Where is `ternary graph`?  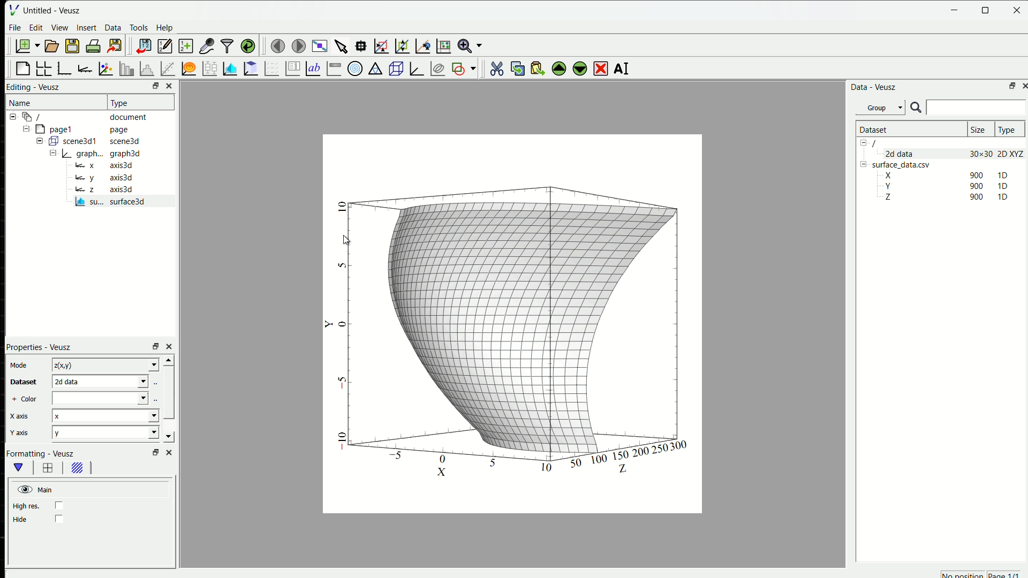 ternary graph is located at coordinates (377, 68).